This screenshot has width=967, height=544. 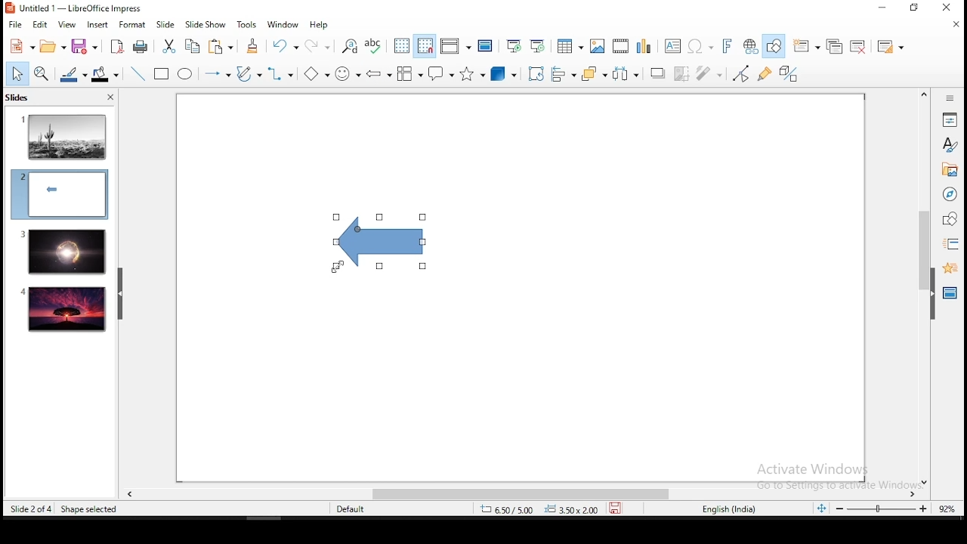 I want to click on rectangle, so click(x=162, y=75).